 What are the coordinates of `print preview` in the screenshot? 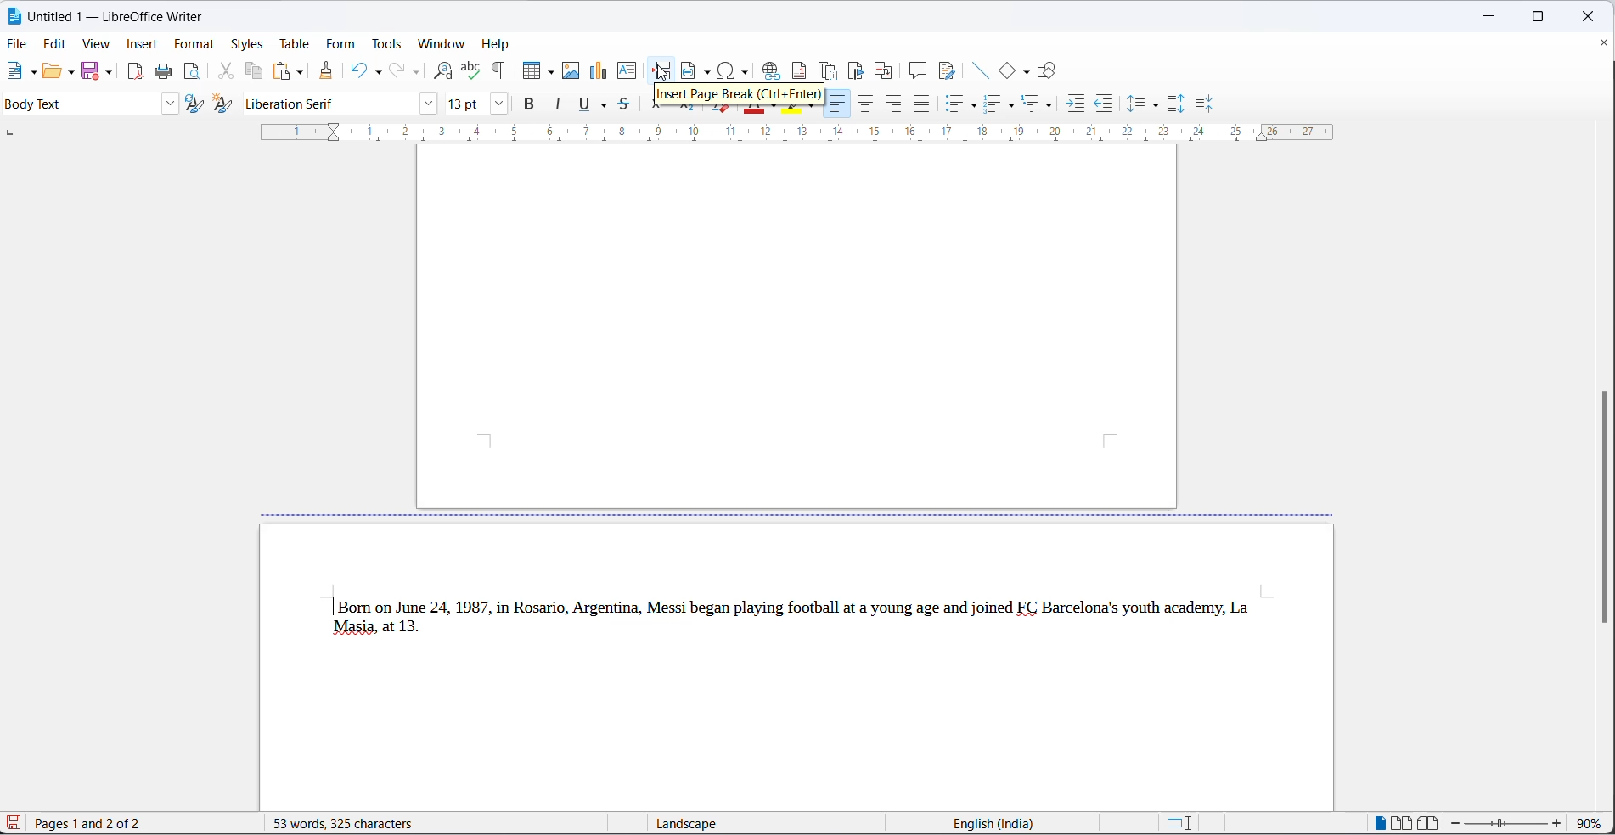 It's located at (193, 73).